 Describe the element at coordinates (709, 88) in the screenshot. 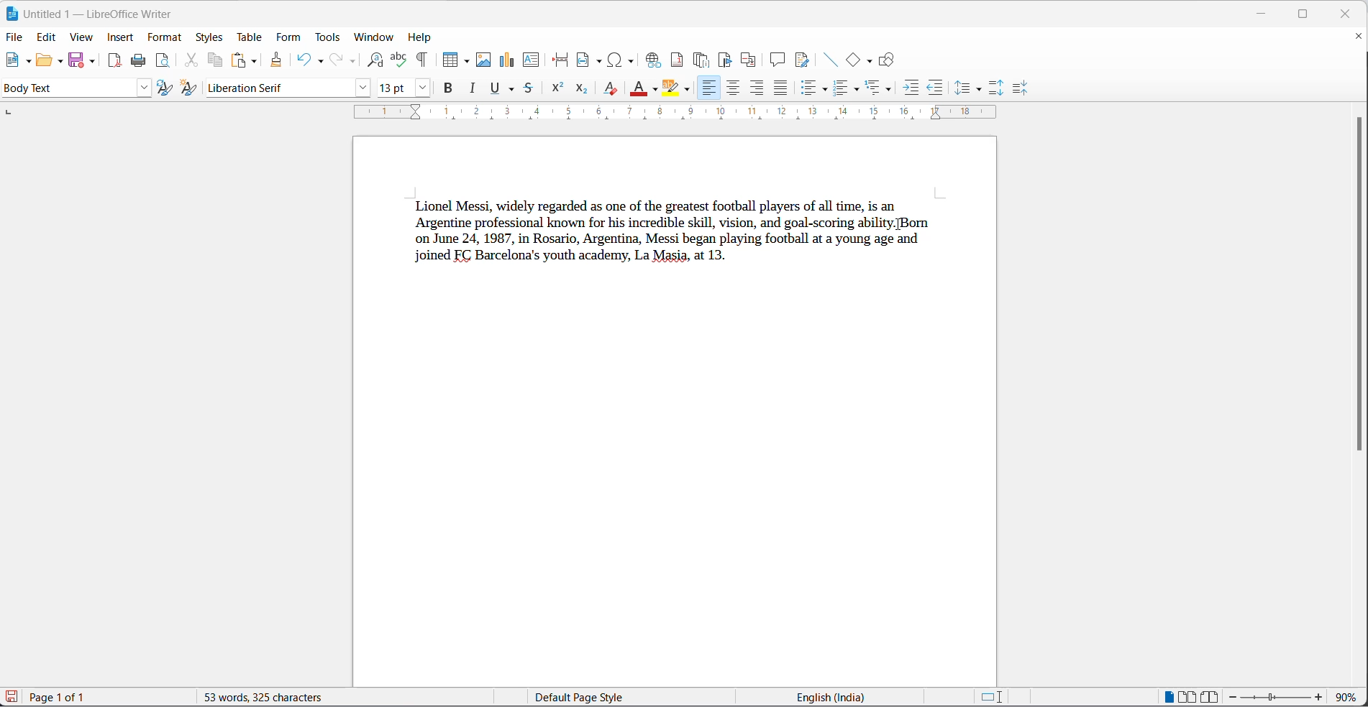

I see `text align right` at that location.